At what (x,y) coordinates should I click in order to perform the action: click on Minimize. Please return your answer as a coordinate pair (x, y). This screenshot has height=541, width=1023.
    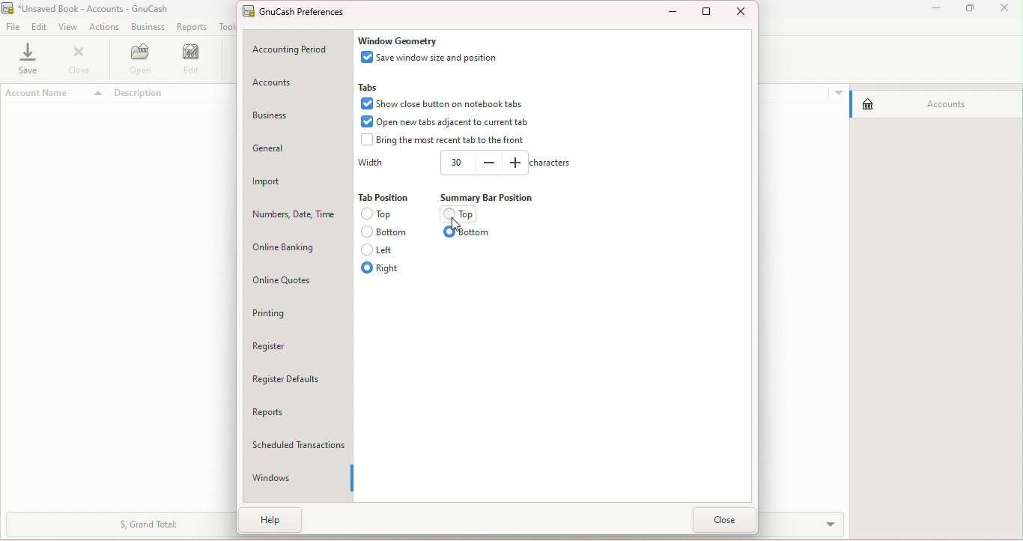
    Looking at the image, I should click on (670, 13).